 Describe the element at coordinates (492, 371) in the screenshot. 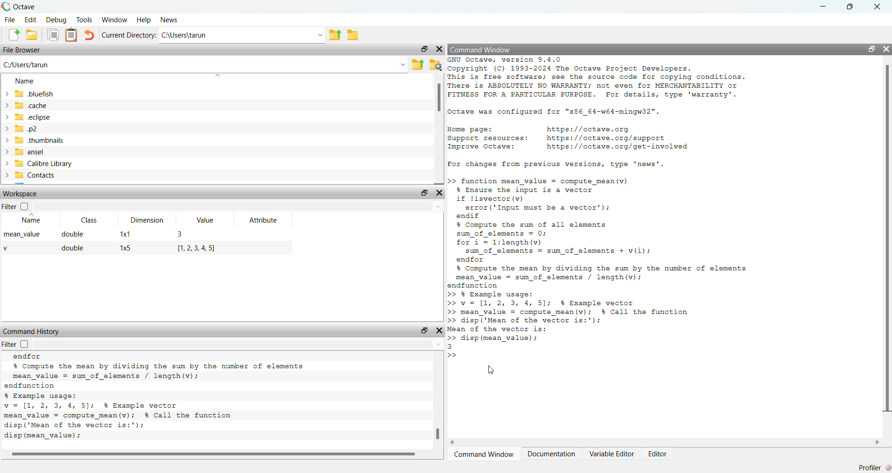

I see `cursor` at that location.